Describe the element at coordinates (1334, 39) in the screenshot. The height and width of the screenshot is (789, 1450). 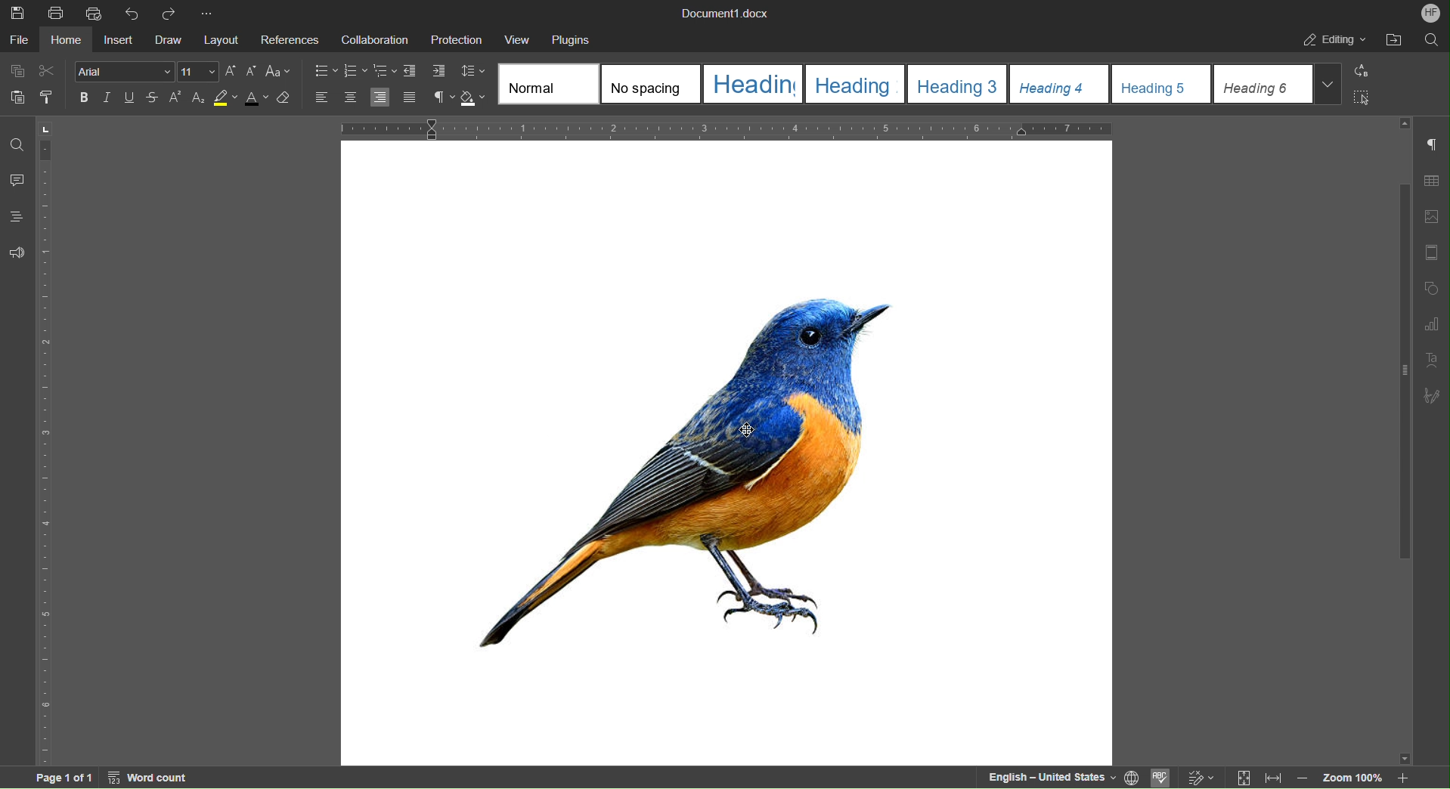
I see `Editing` at that location.